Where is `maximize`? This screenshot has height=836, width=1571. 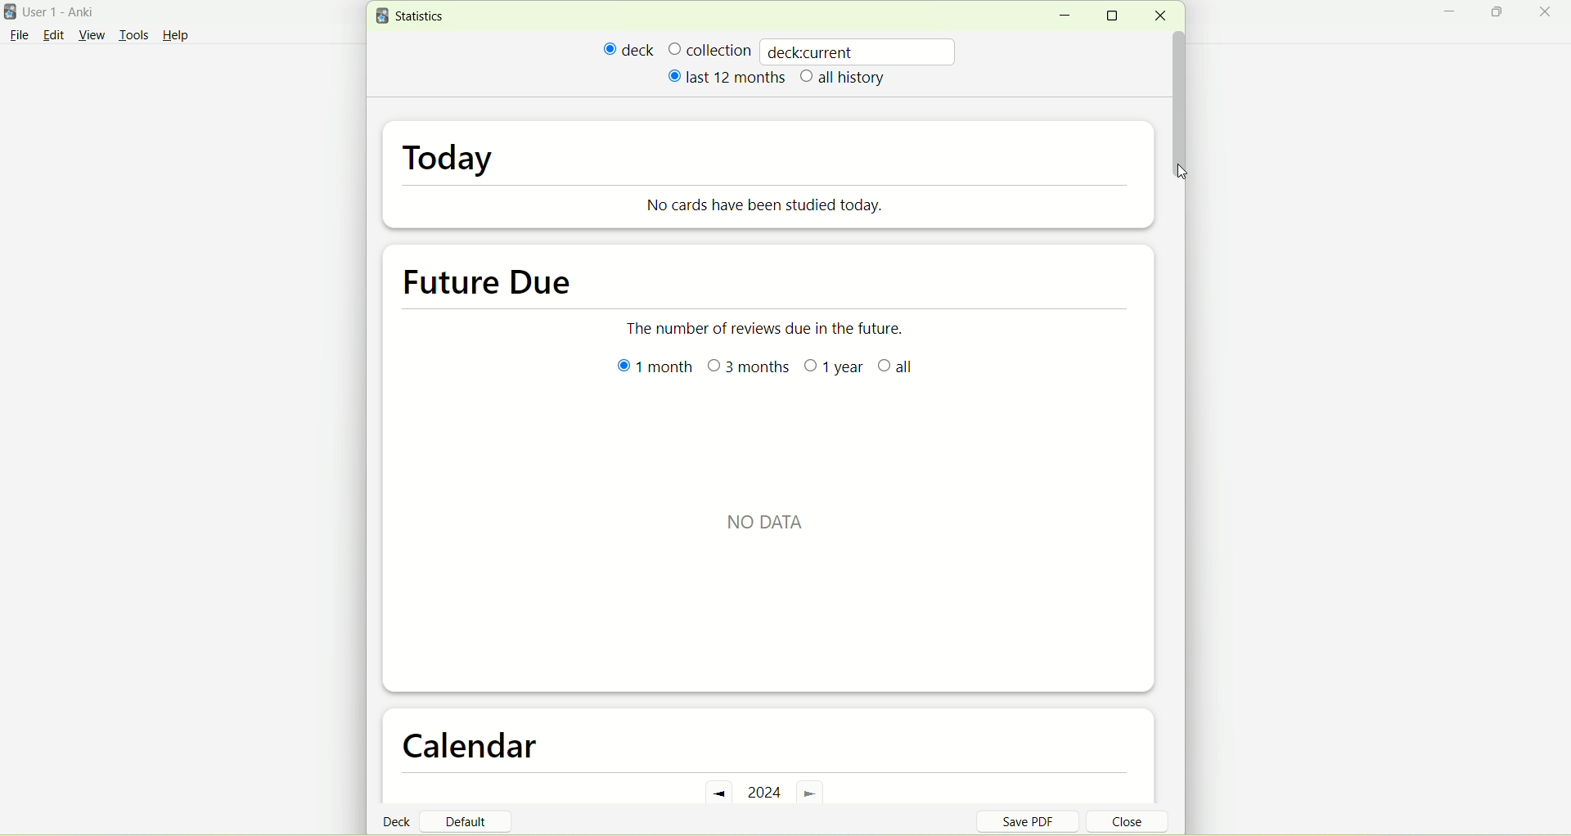
maximize is located at coordinates (1118, 16).